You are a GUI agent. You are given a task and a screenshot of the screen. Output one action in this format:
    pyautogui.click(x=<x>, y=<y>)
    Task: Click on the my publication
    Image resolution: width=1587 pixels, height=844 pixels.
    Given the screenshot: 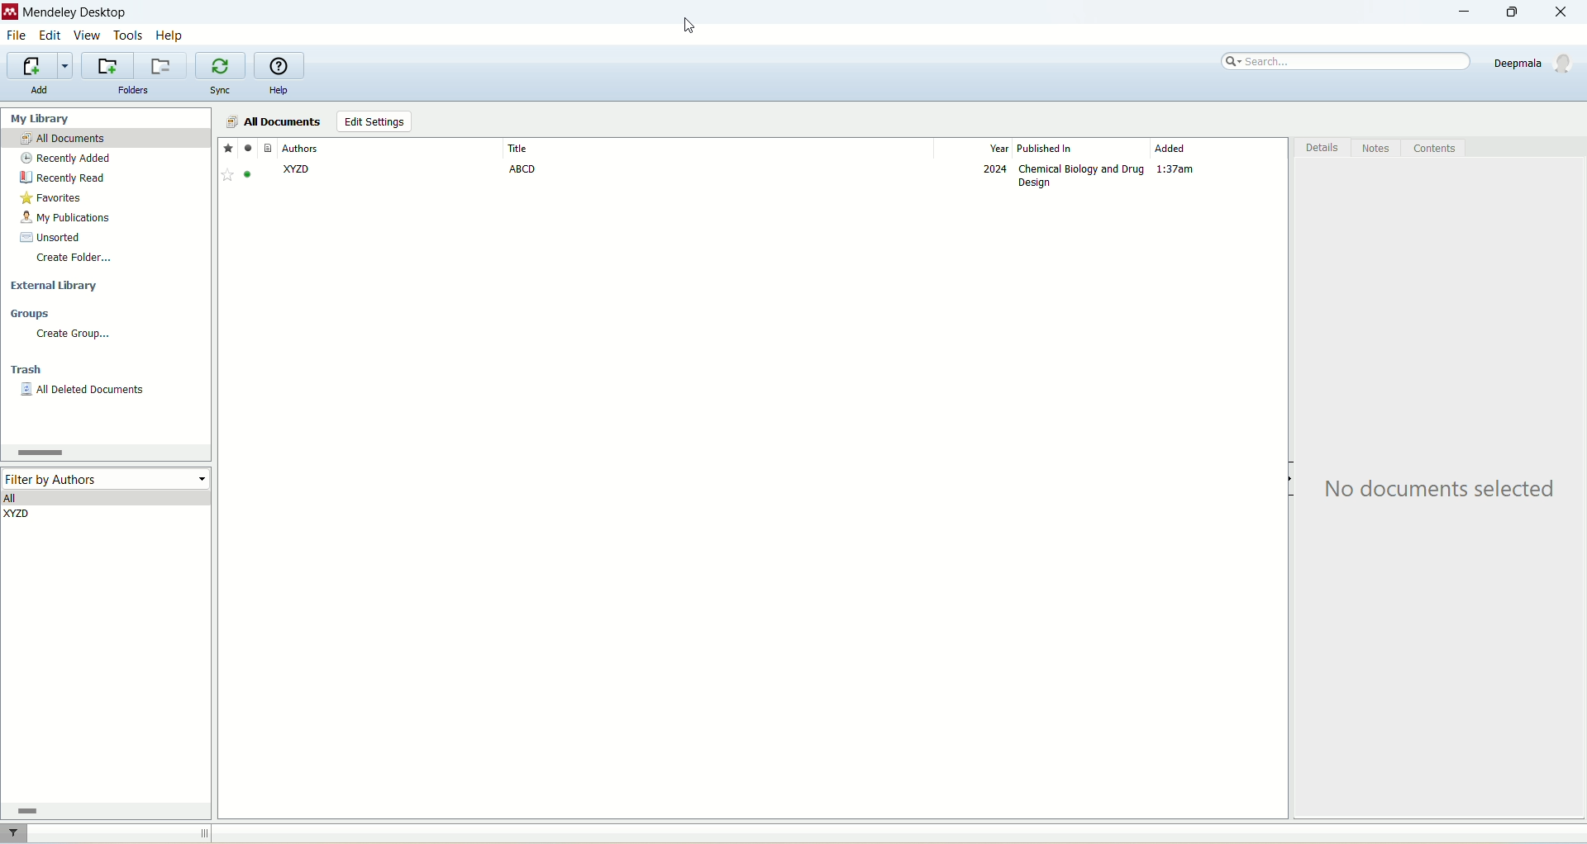 What is the action you would take?
    pyautogui.click(x=69, y=219)
    